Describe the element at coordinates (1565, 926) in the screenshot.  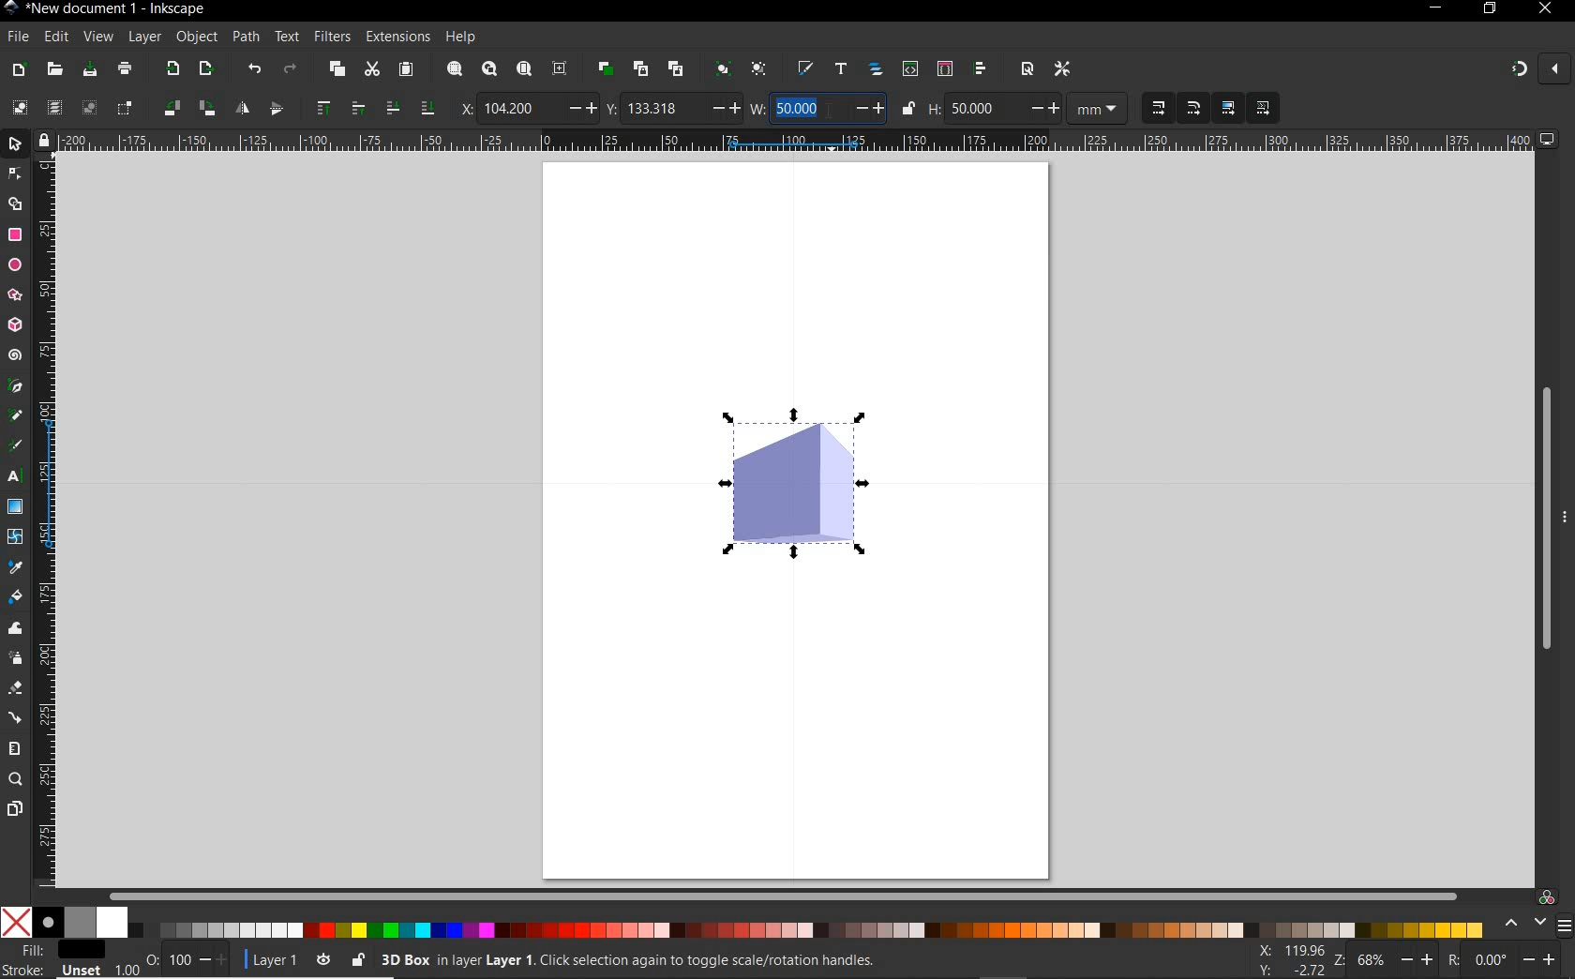
I see `menu` at that location.